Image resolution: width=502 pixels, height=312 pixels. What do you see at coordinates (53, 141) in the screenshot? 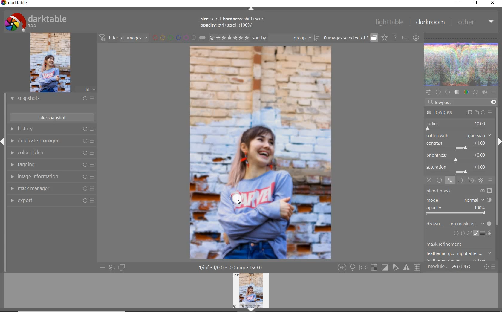
I see `duplicate manager` at bounding box center [53, 141].